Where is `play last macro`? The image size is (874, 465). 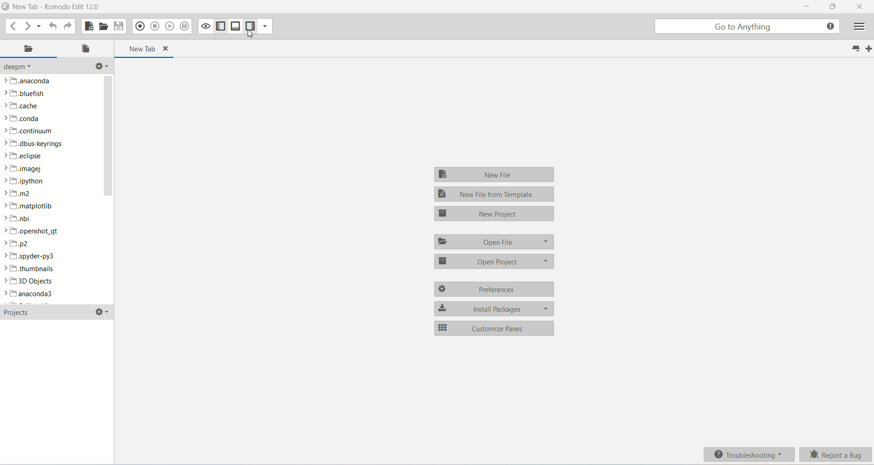
play last macro is located at coordinates (170, 27).